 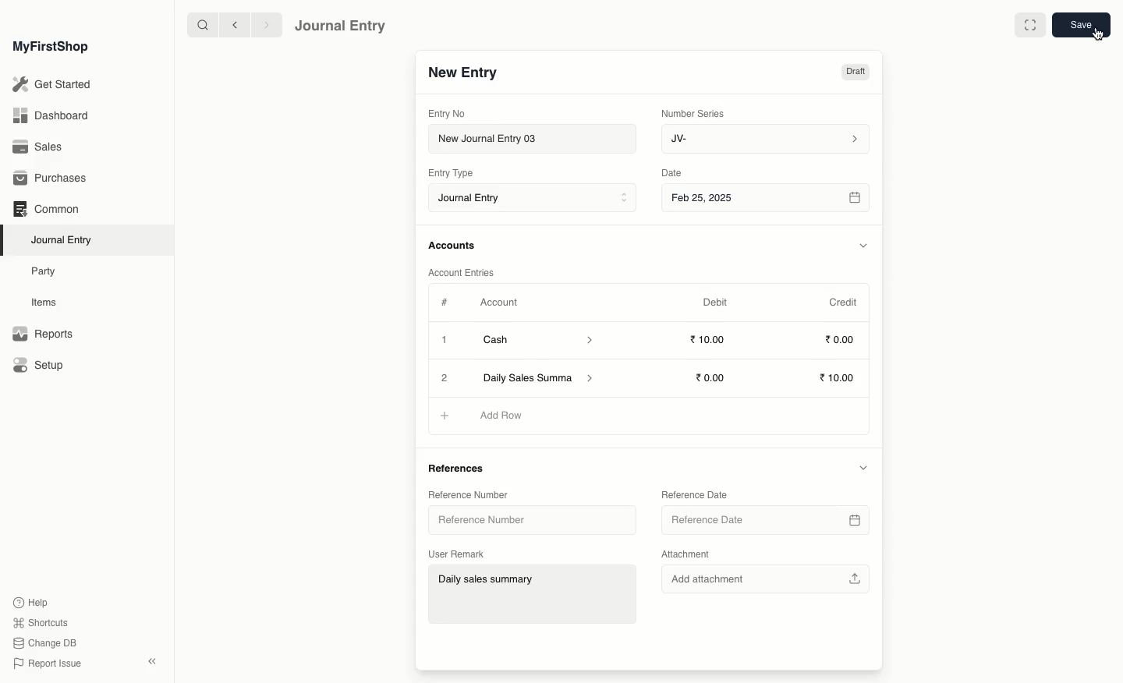 I want to click on Add attachment, so click(x=763, y=577).